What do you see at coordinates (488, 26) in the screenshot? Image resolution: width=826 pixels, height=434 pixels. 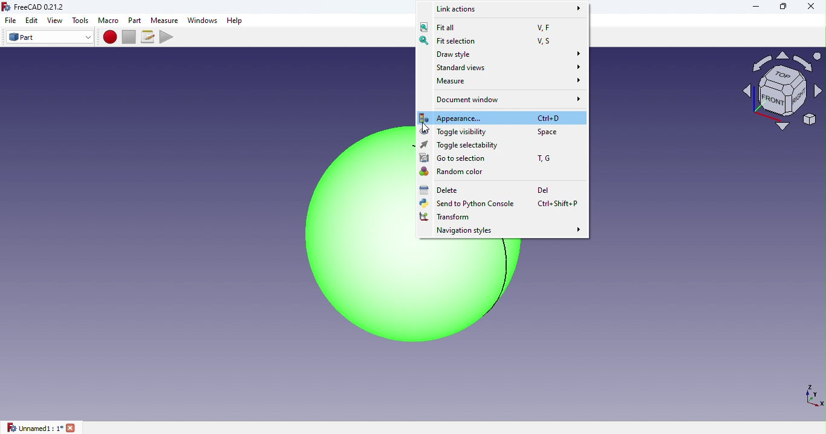 I see `Fit all` at bounding box center [488, 26].